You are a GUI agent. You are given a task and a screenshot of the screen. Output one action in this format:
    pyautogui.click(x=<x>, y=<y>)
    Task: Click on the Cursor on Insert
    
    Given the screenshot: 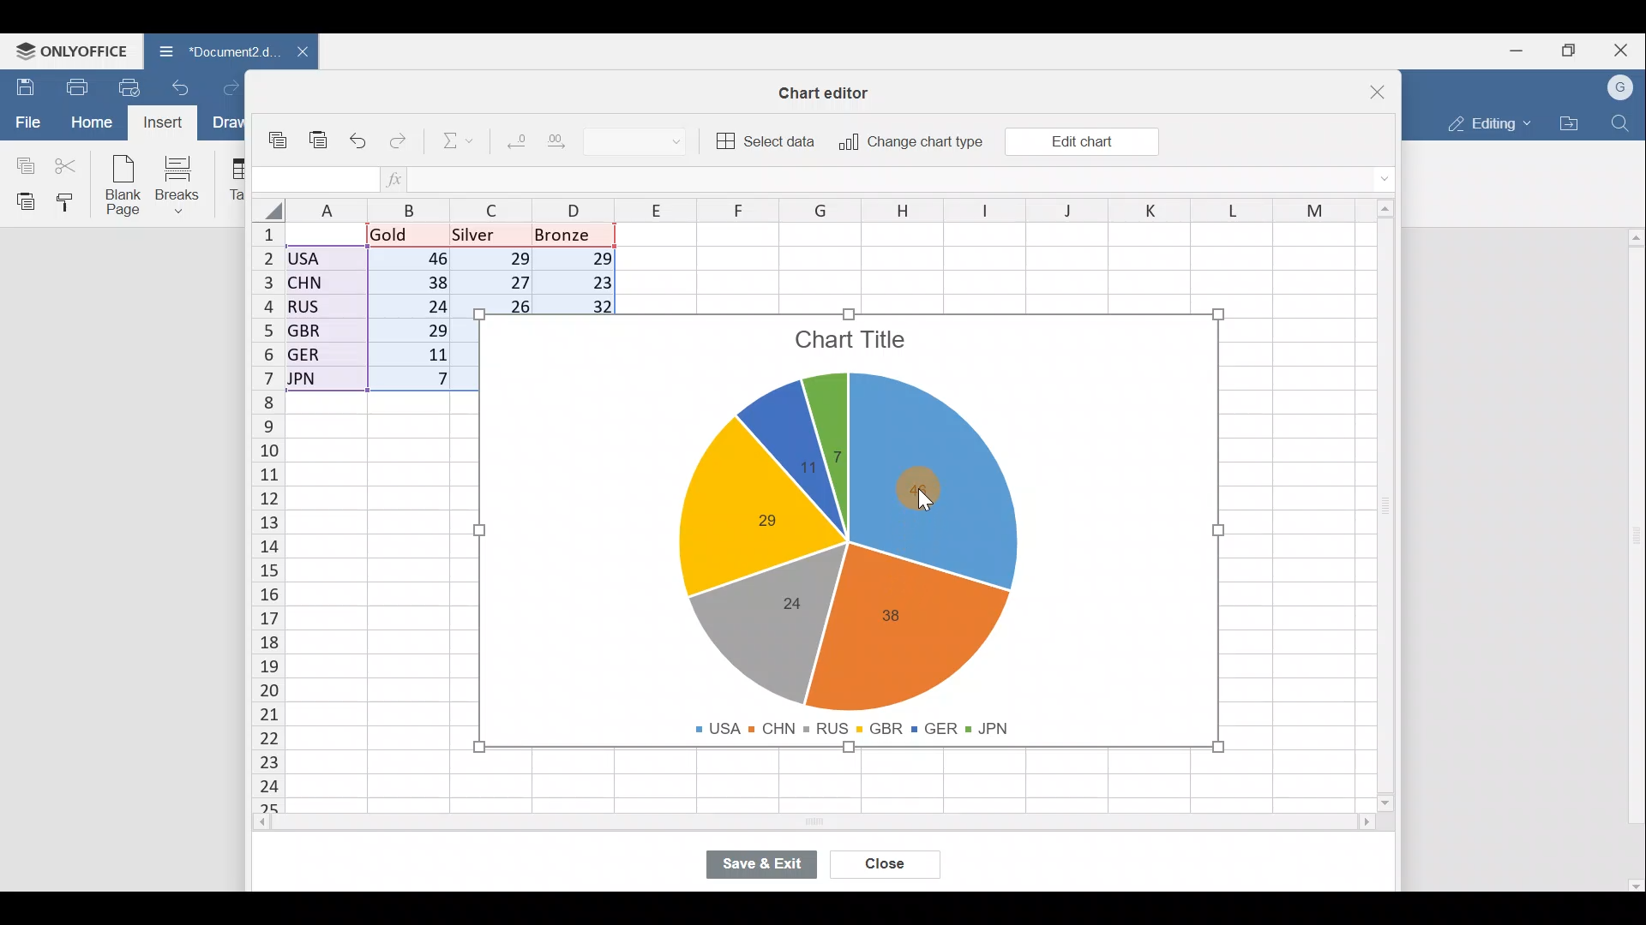 What is the action you would take?
    pyautogui.click(x=169, y=122)
    